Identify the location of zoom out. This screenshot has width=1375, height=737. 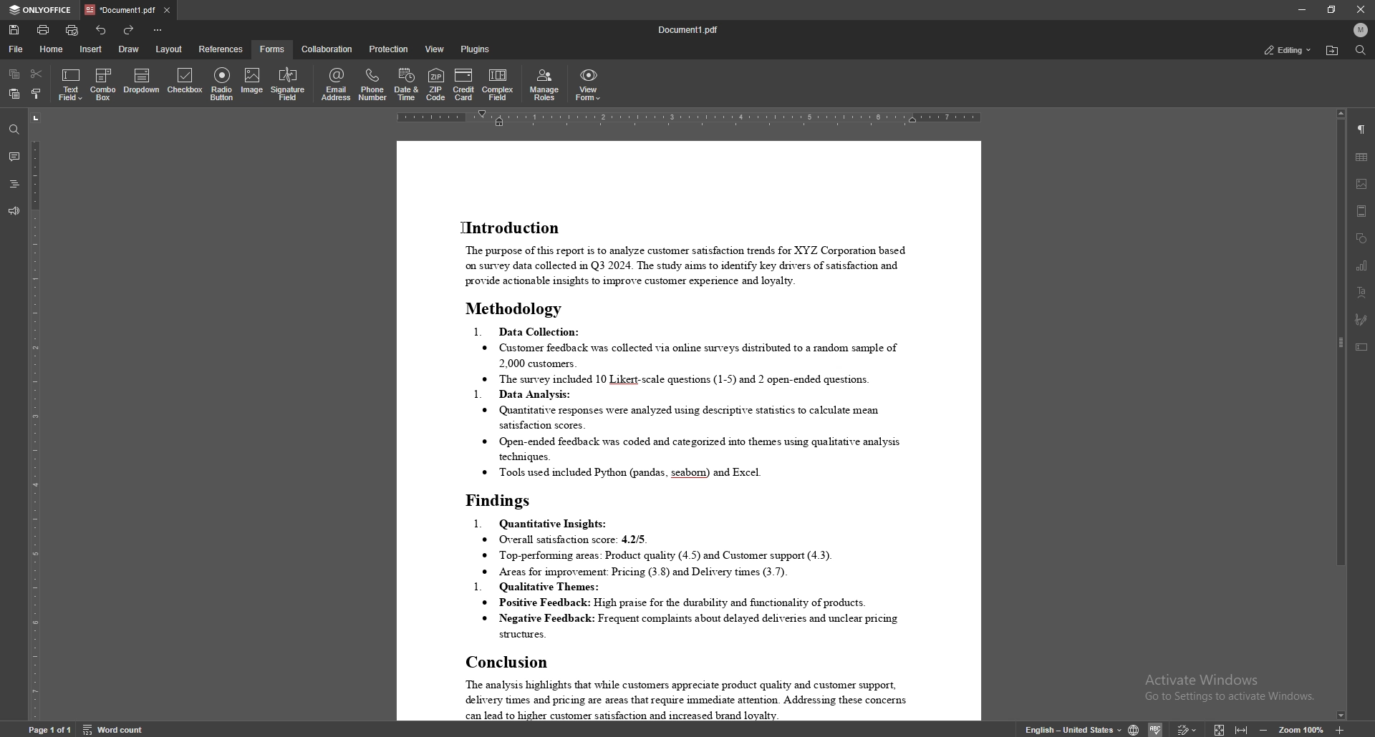
(1263, 730).